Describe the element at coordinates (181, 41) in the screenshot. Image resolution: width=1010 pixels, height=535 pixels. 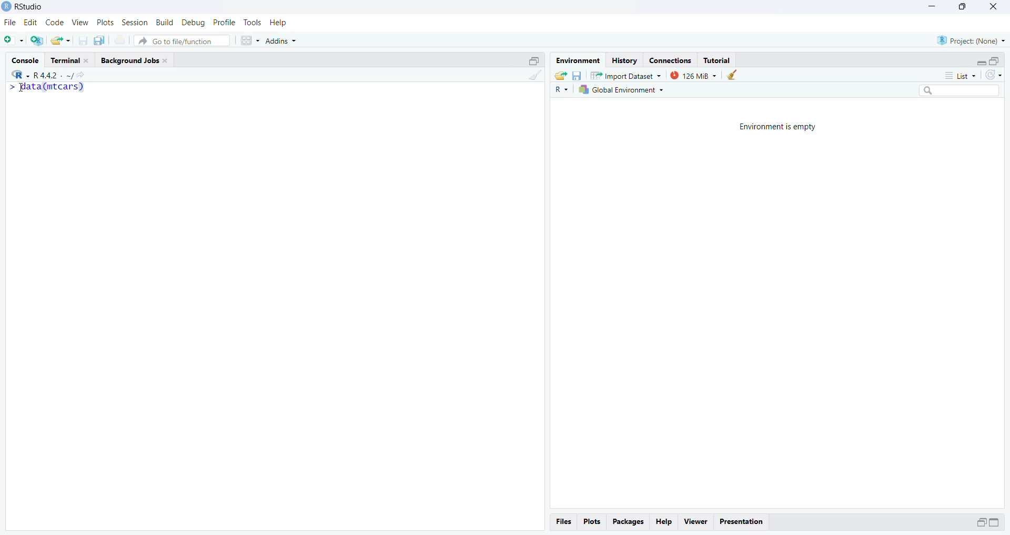
I see `Go to file/function` at that location.